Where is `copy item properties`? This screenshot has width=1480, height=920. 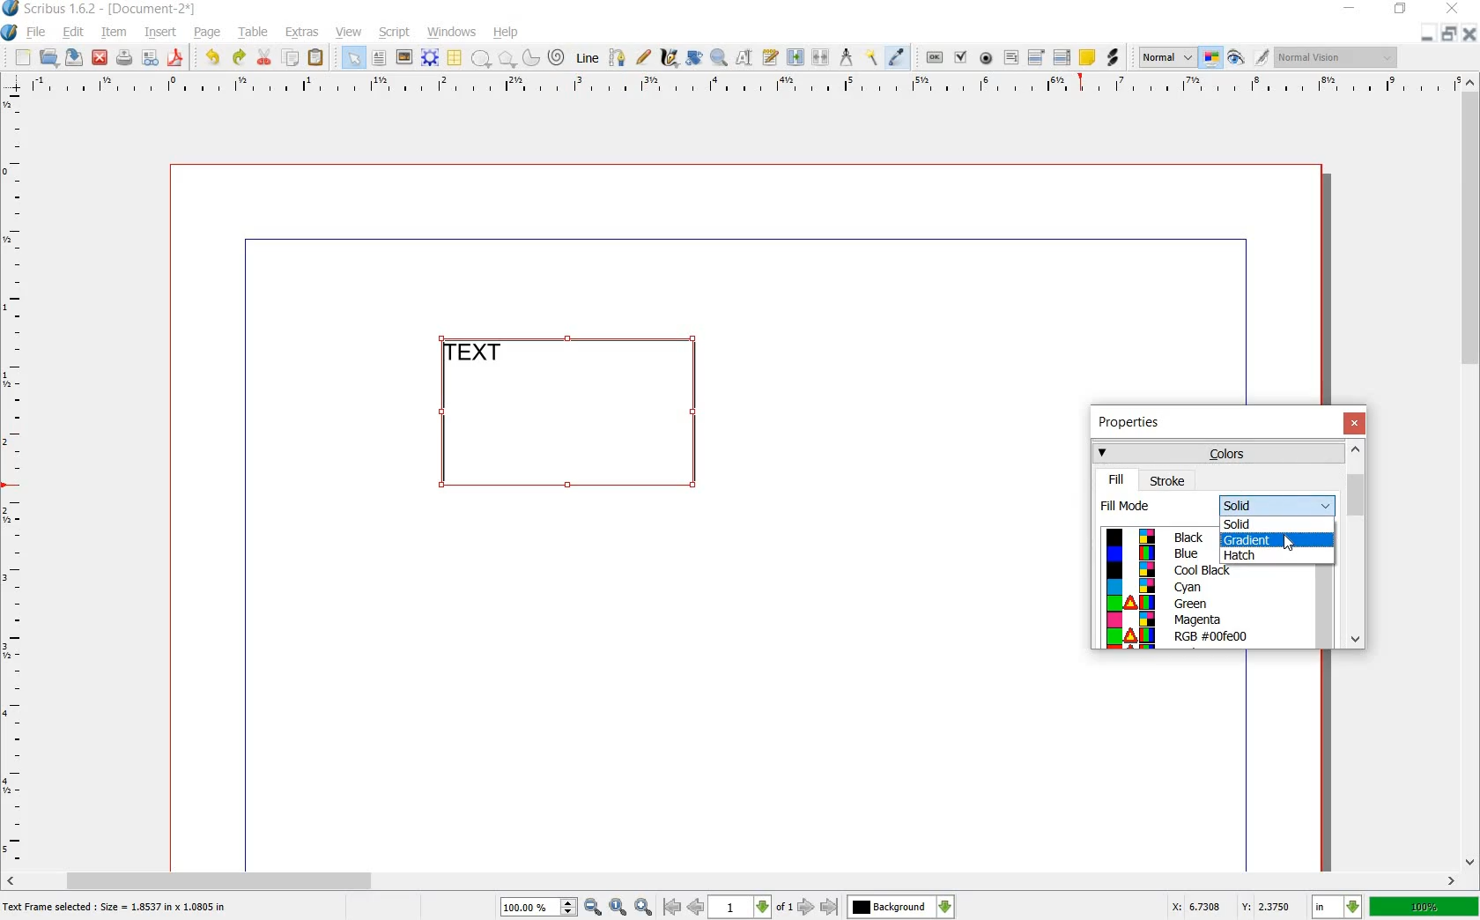
copy item properties is located at coordinates (873, 56).